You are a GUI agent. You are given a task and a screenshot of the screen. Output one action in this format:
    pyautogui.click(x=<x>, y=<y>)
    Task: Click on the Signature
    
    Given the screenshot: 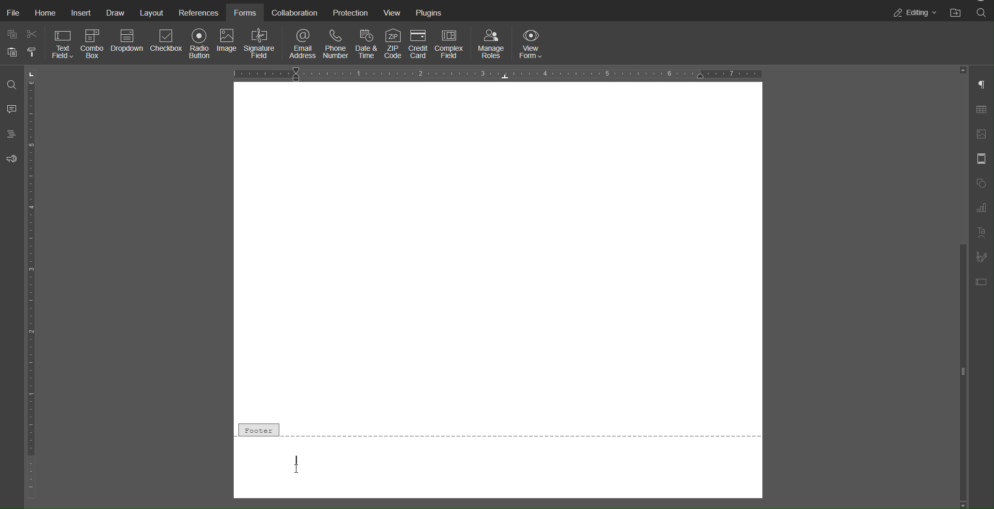 What is the action you would take?
    pyautogui.click(x=982, y=257)
    